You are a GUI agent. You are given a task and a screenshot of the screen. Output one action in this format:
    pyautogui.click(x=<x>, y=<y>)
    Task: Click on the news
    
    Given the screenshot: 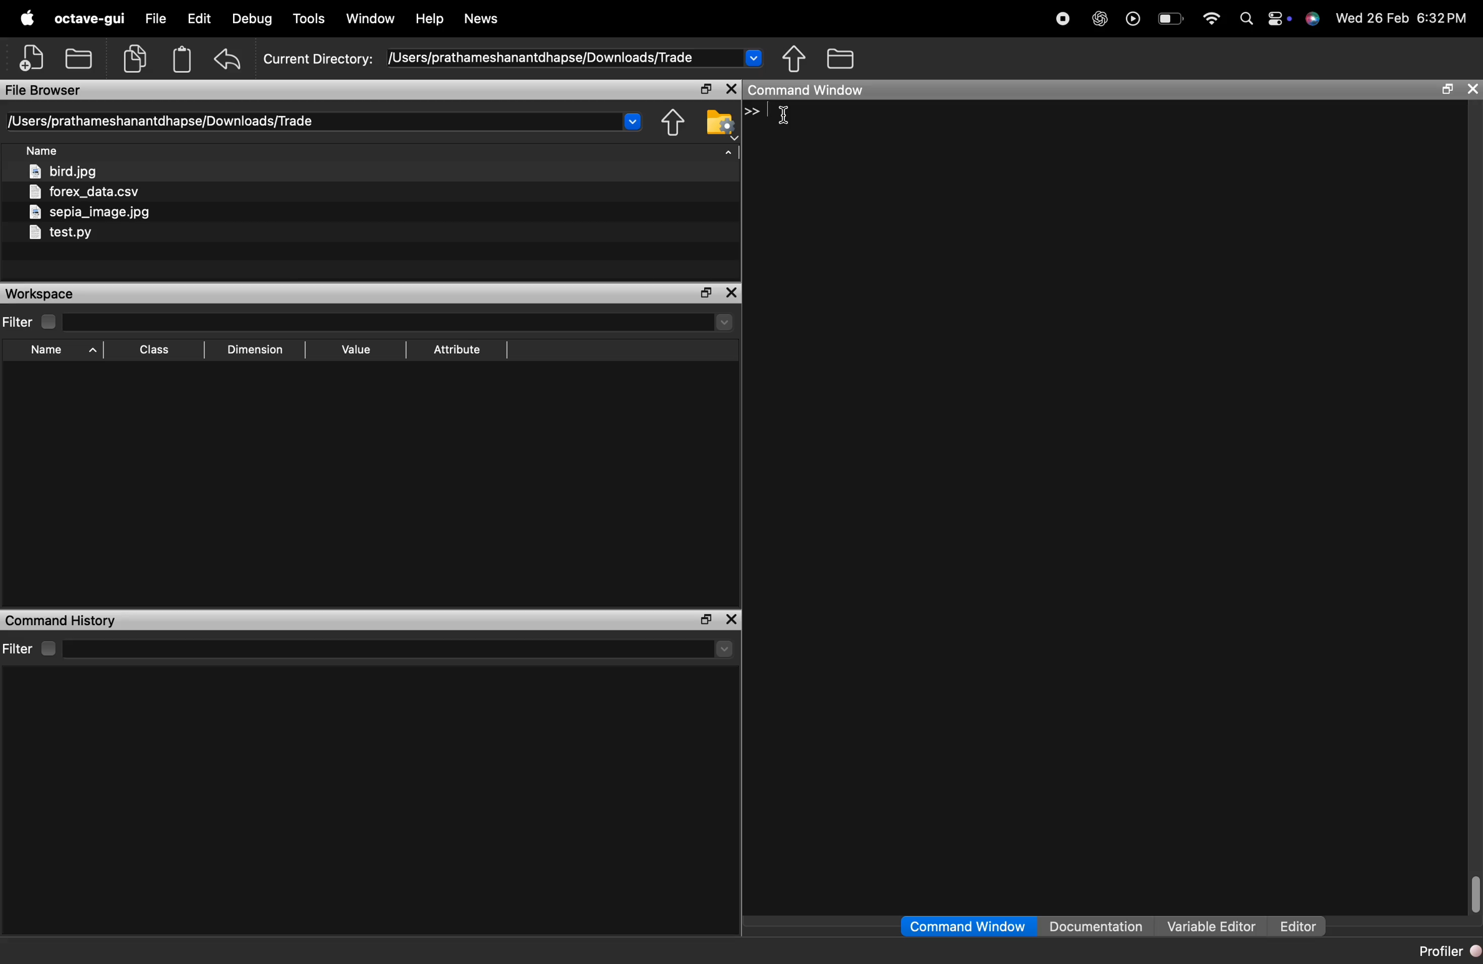 What is the action you would take?
    pyautogui.click(x=480, y=20)
    